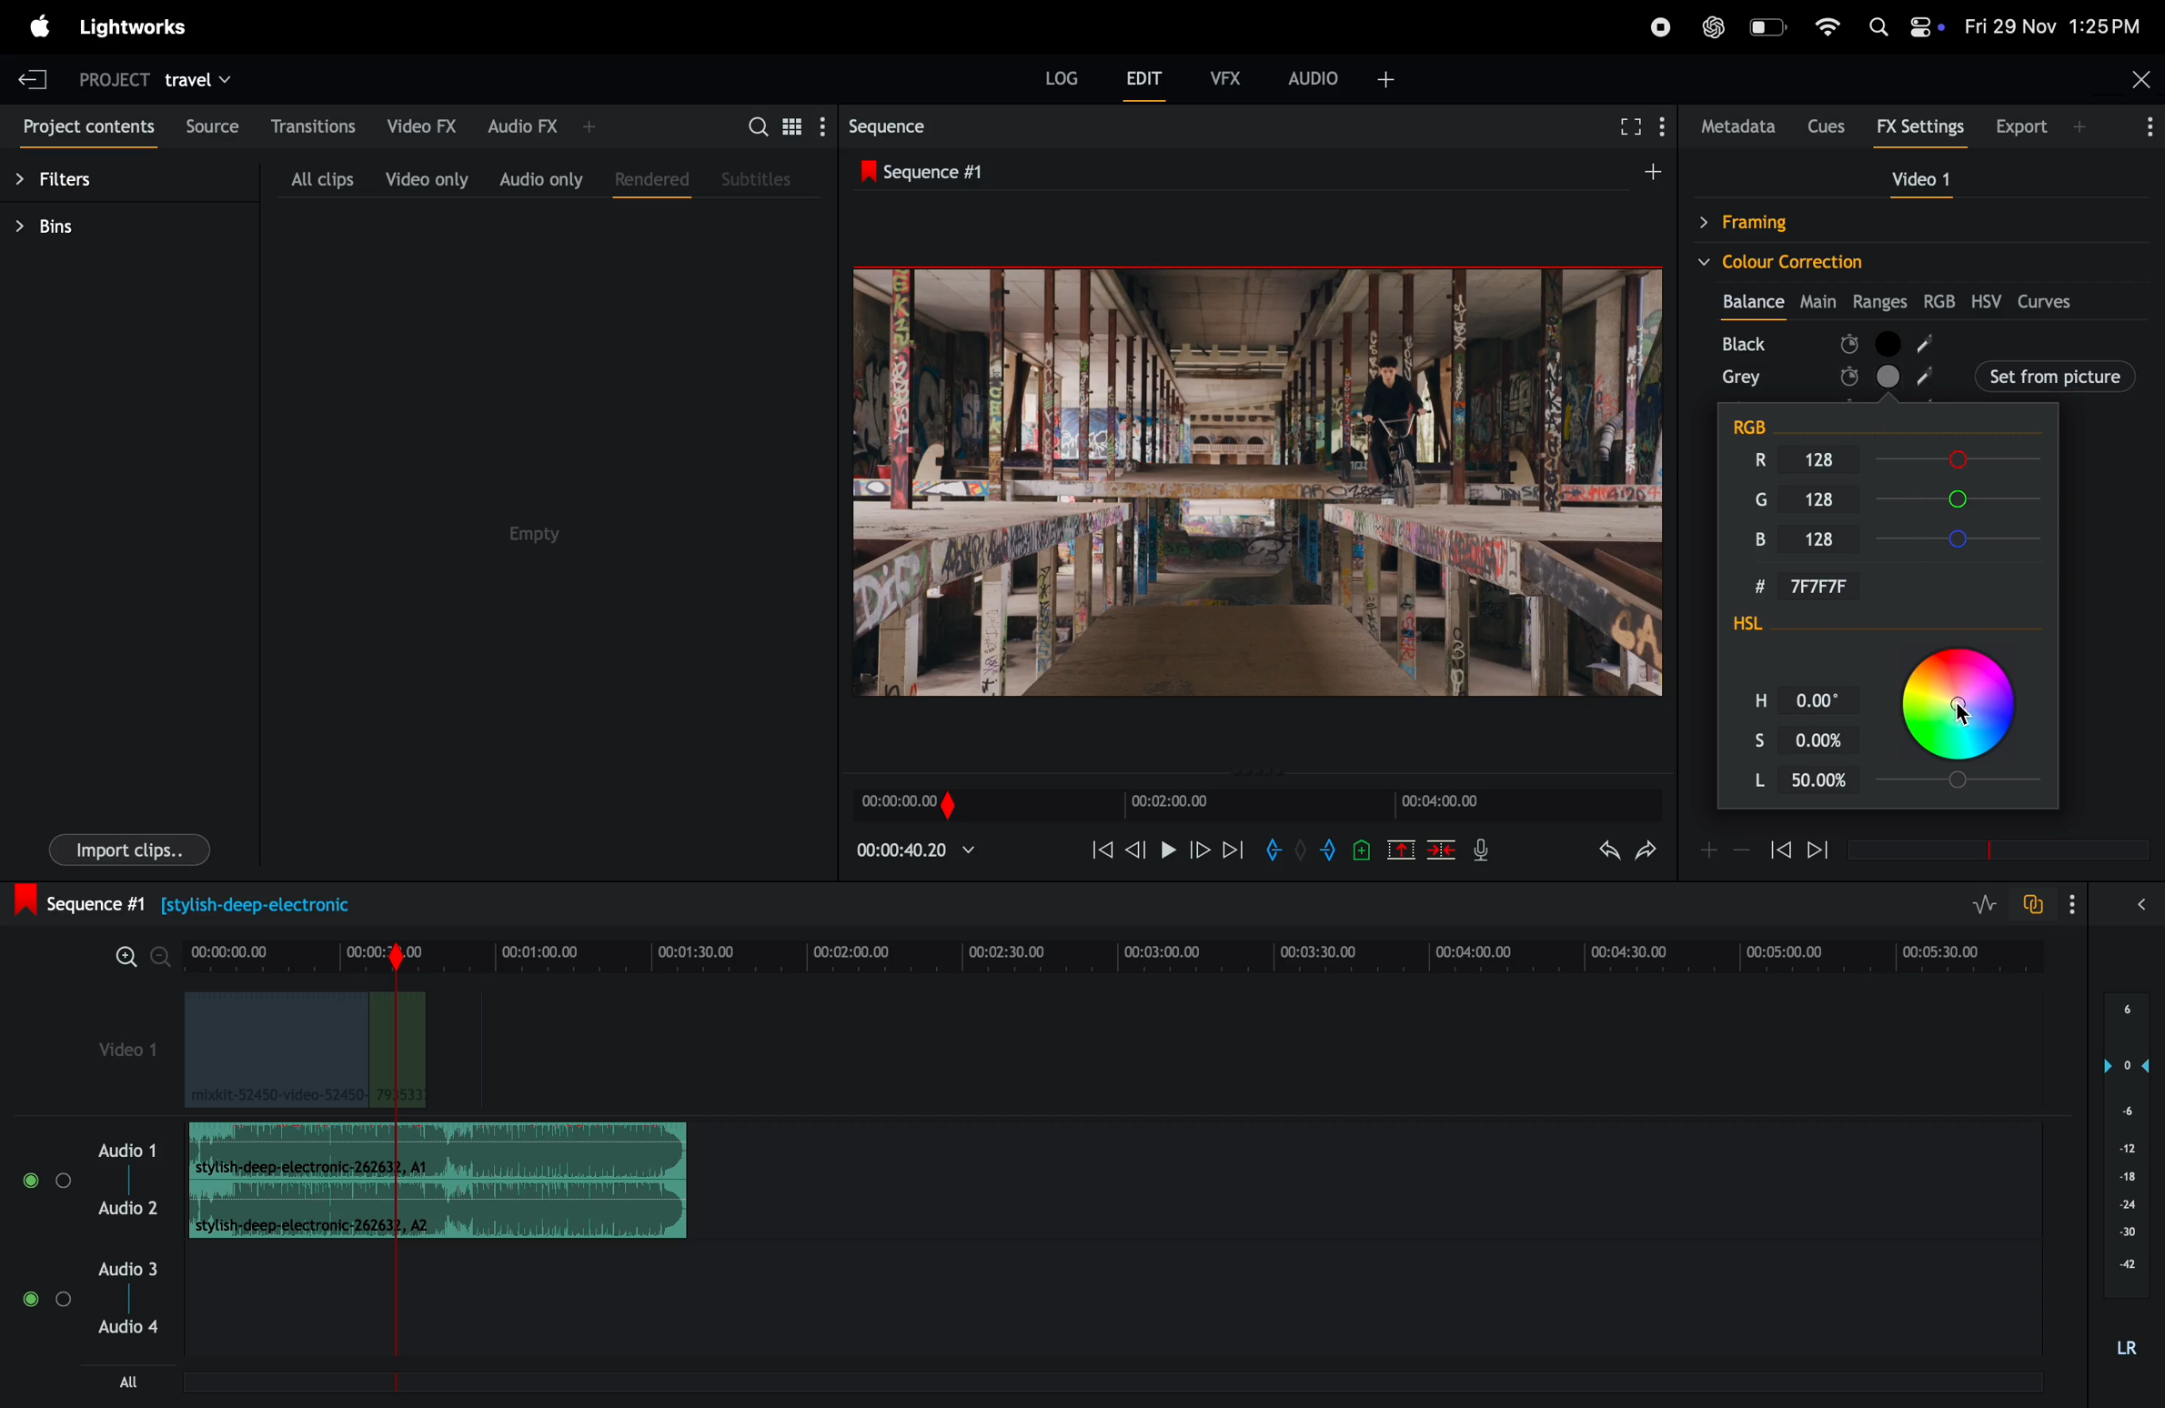 This screenshot has height=1408, width=2165. What do you see at coordinates (1234, 853) in the screenshot?
I see `forward play` at bounding box center [1234, 853].